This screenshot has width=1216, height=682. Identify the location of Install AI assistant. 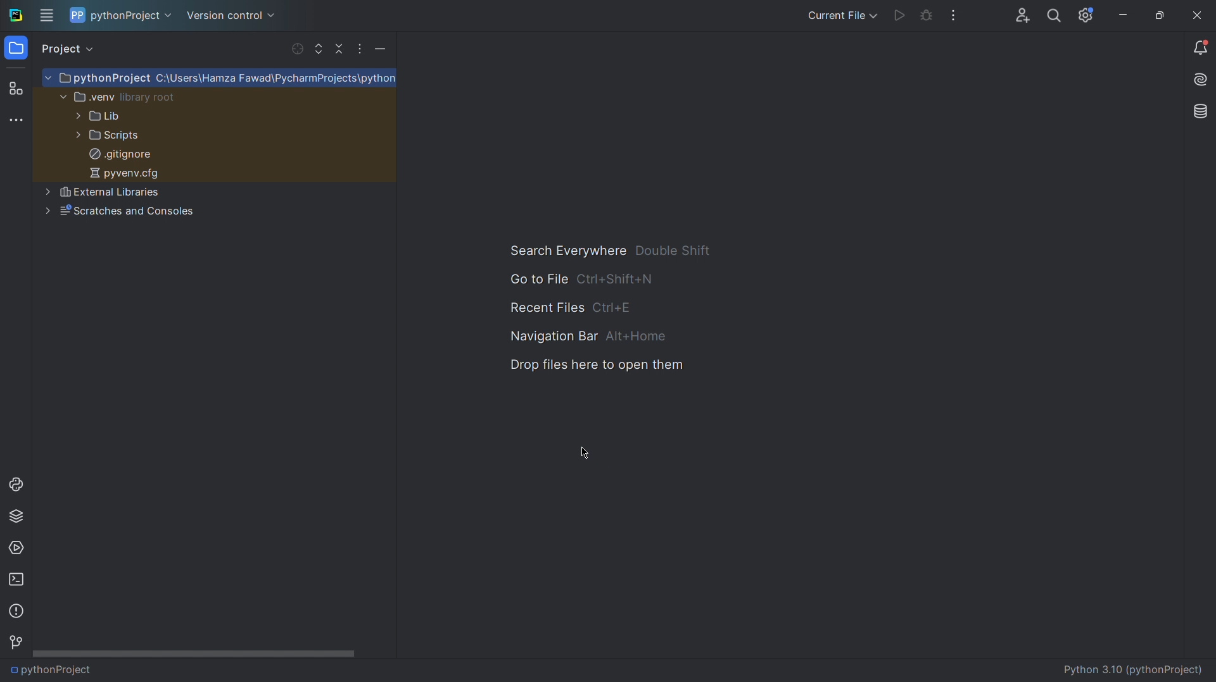
(1200, 82).